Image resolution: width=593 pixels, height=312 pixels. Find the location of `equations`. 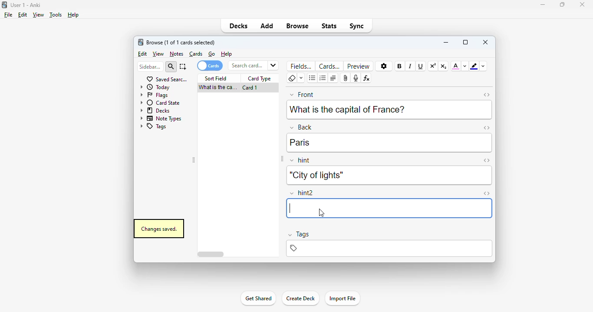

equations is located at coordinates (366, 78).